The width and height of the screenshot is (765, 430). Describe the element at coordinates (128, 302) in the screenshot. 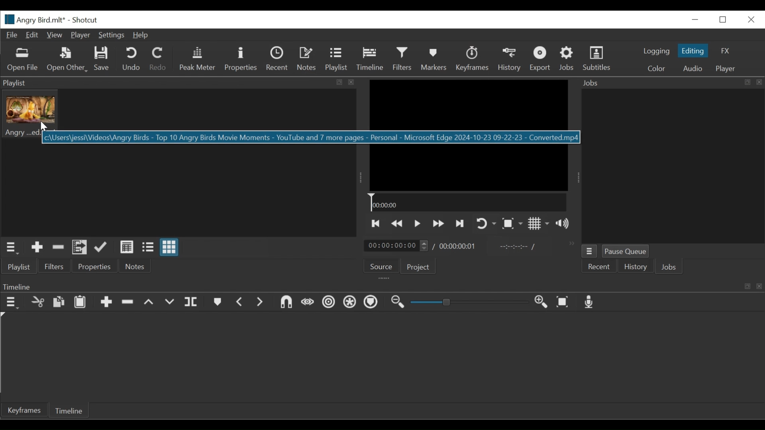

I see `Ripple delete` at that location.